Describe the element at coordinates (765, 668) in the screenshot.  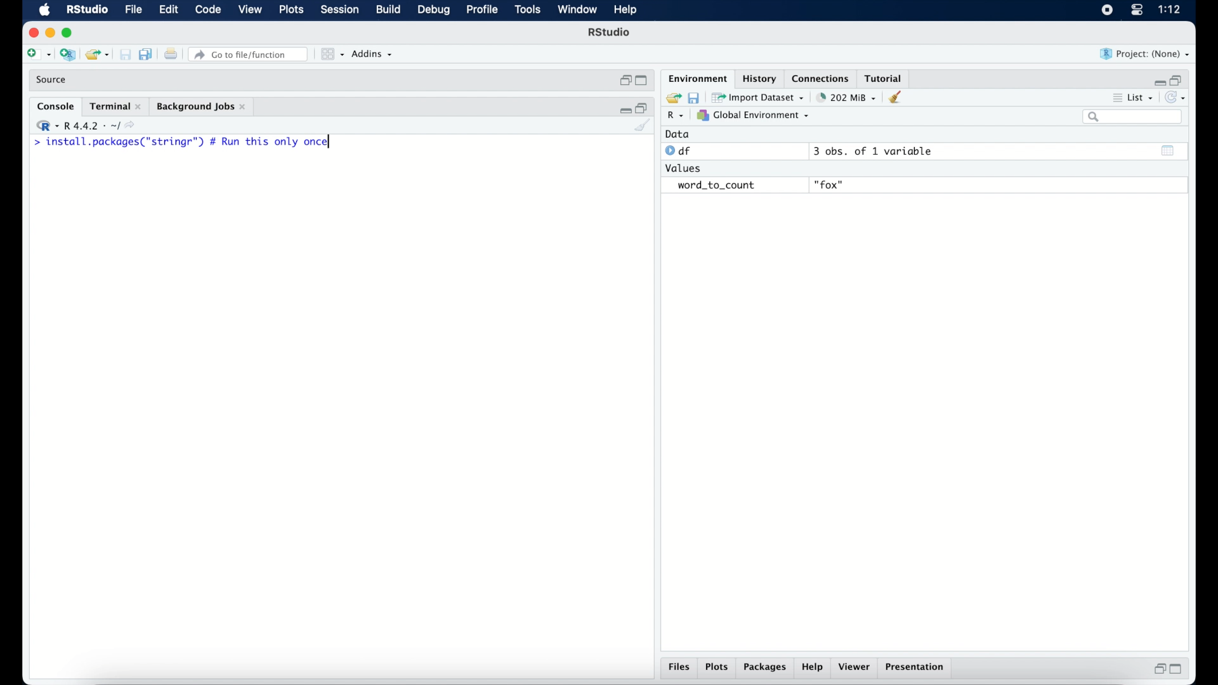
I see `packages` at that location.